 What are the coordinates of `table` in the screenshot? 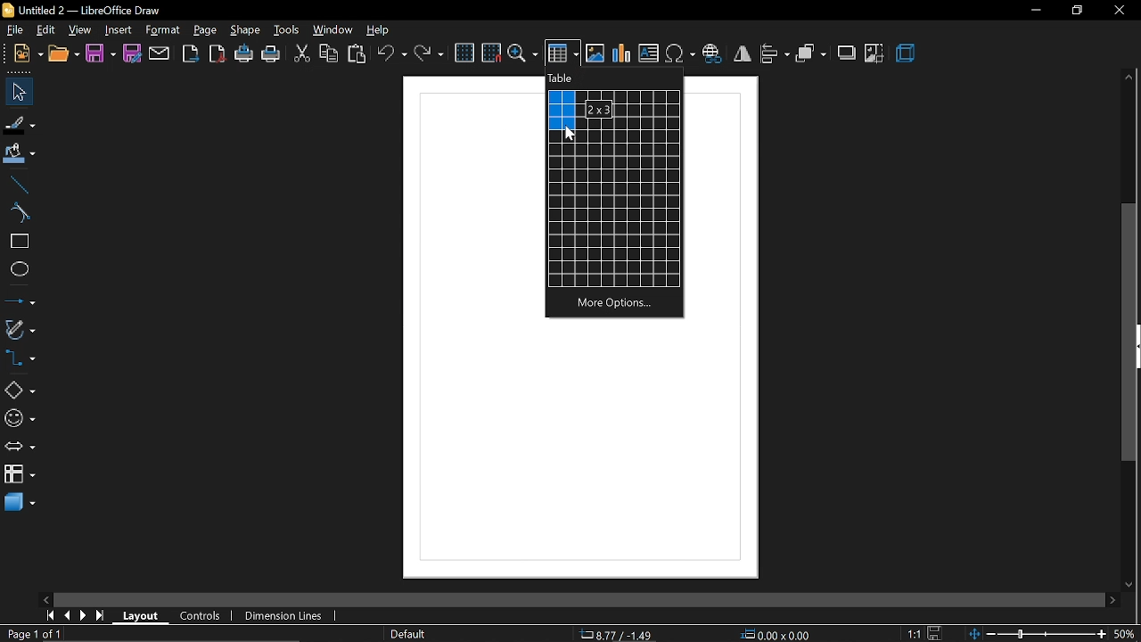 It's located at (562, 77).